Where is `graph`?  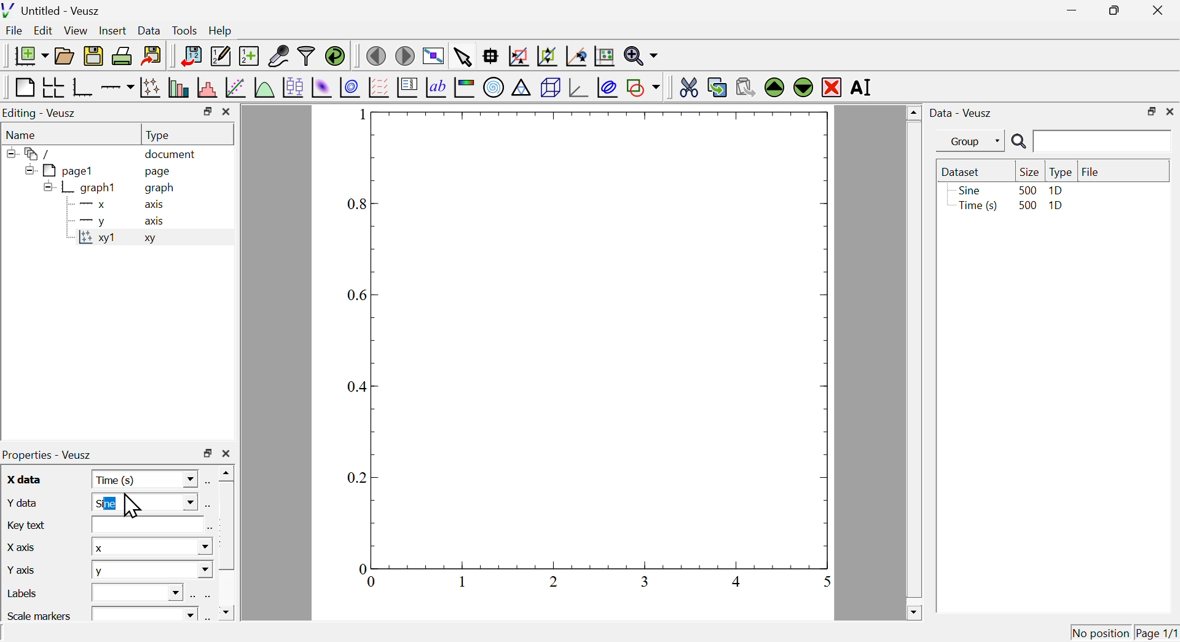 graph is located at coordinates (160, 188).